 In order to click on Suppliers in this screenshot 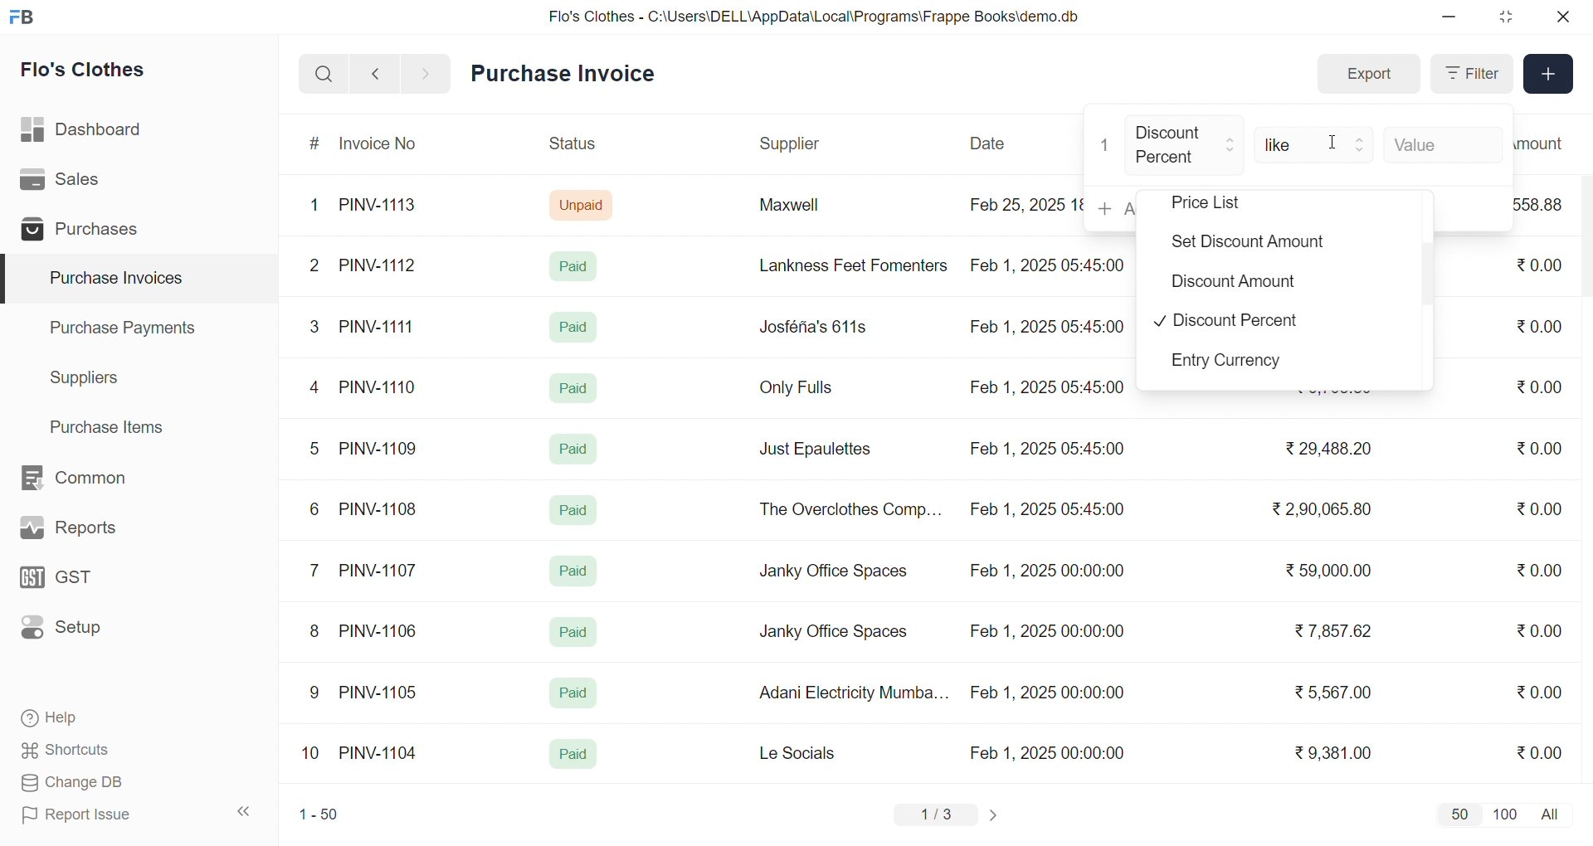, I will do `click(88, 377)`.